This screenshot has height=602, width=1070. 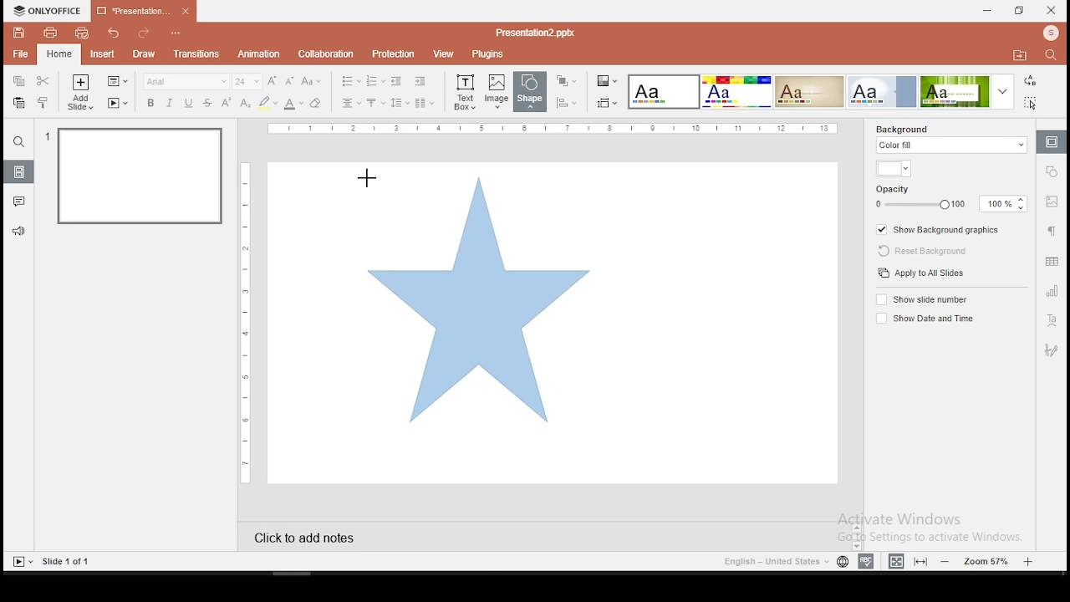 I want to click on language, so click(x=843, y=564).